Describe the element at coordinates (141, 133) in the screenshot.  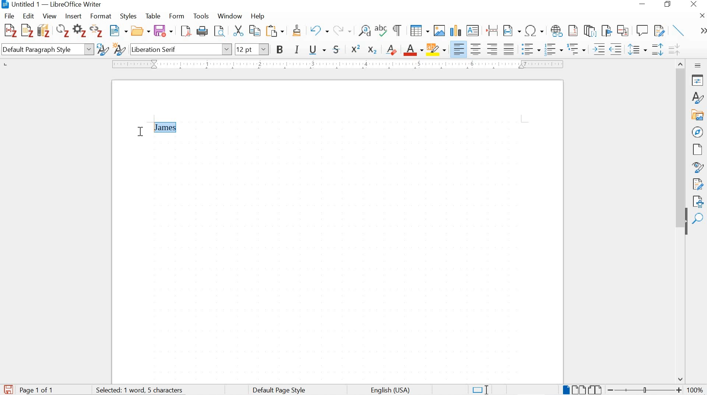
I see `cursor position at drag to` at that location.